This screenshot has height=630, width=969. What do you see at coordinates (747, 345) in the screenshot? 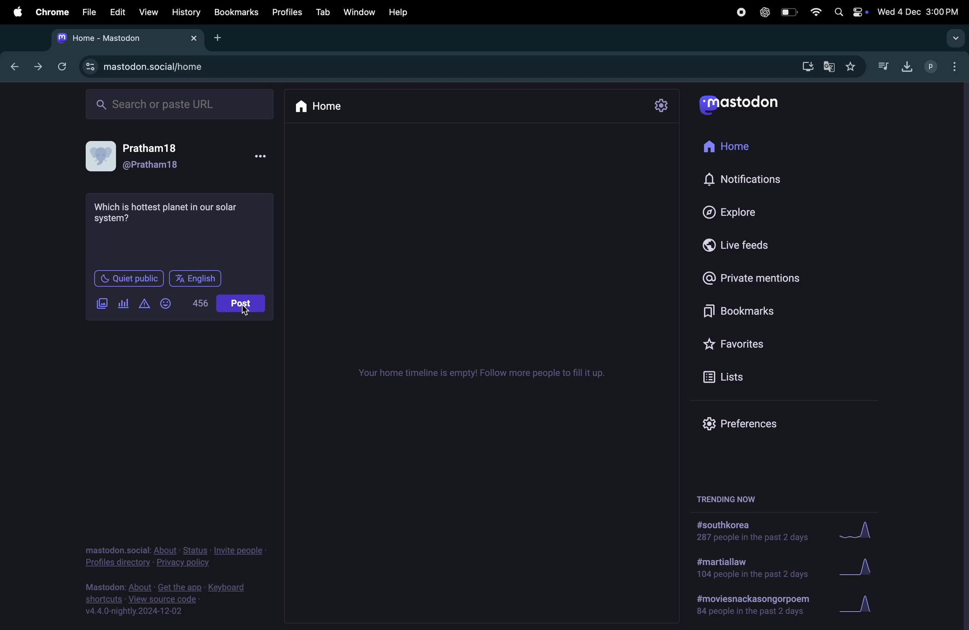
I see `Favourites` at bounding box center [747, 345].